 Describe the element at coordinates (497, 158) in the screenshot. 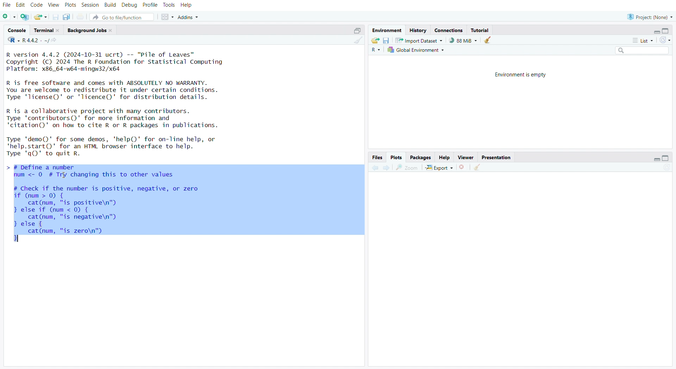

I see `presentation` at that location.